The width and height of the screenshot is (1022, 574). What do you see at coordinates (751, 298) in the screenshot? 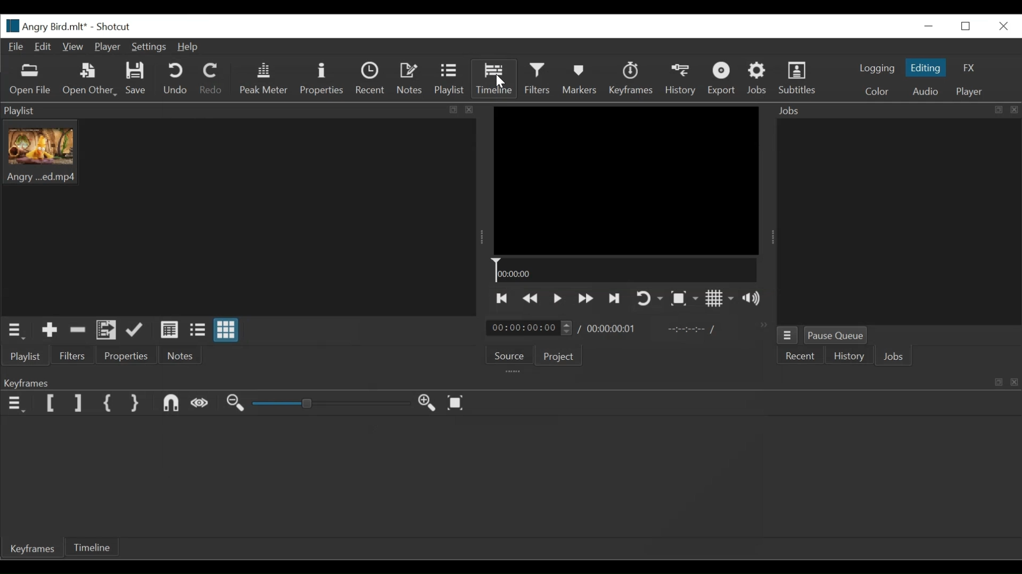
I see `Sow volume control` at bounding box center [751, 298].